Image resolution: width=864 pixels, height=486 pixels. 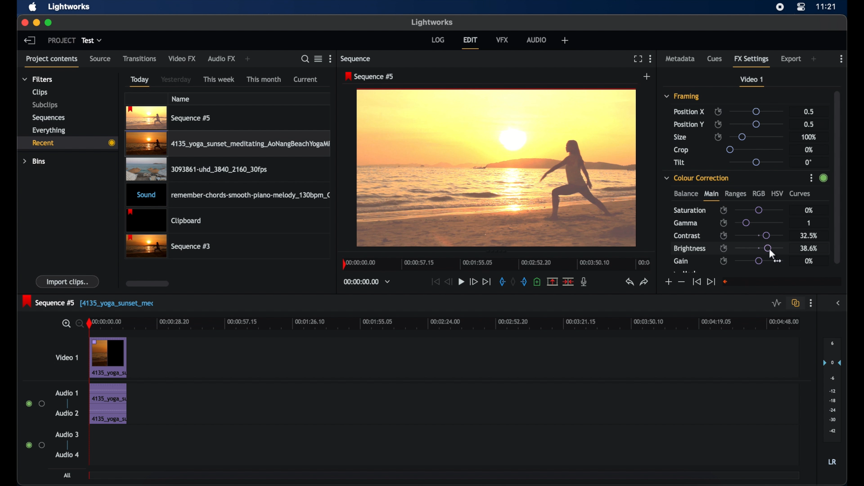 What do you see at coordinates (67, 413) in the screenshot?
I see `audio 2` at bounding box center [67, 413].